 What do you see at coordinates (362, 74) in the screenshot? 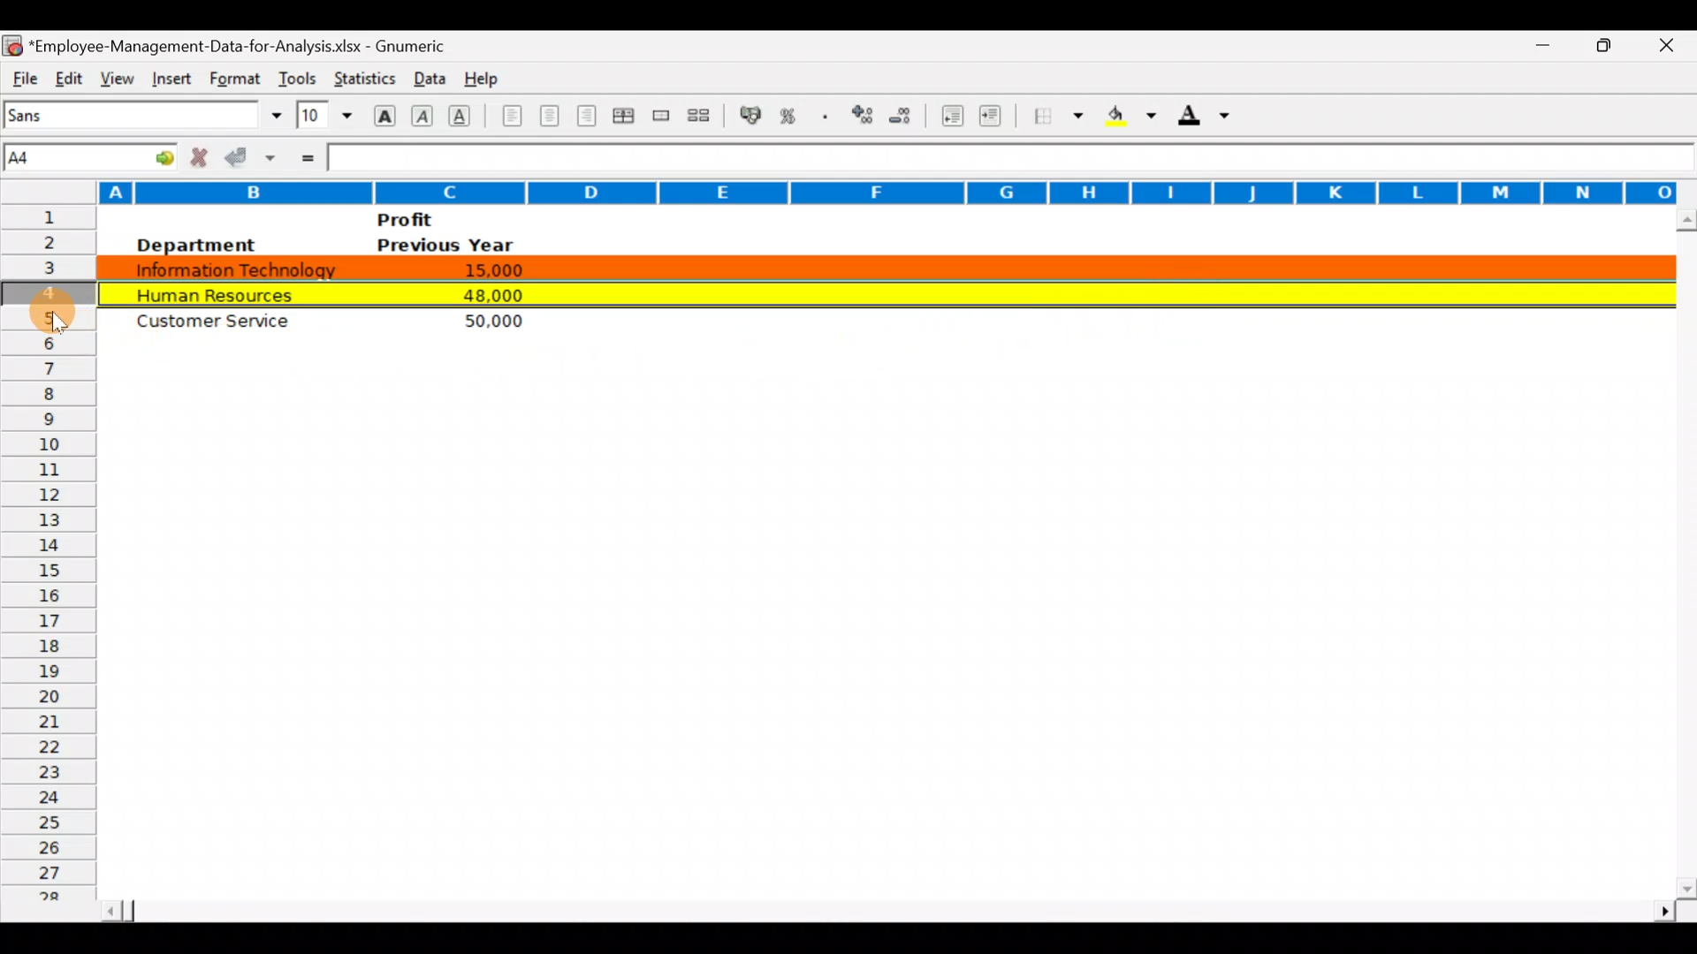
I see `Statistics` at bounding box center [362, 74].